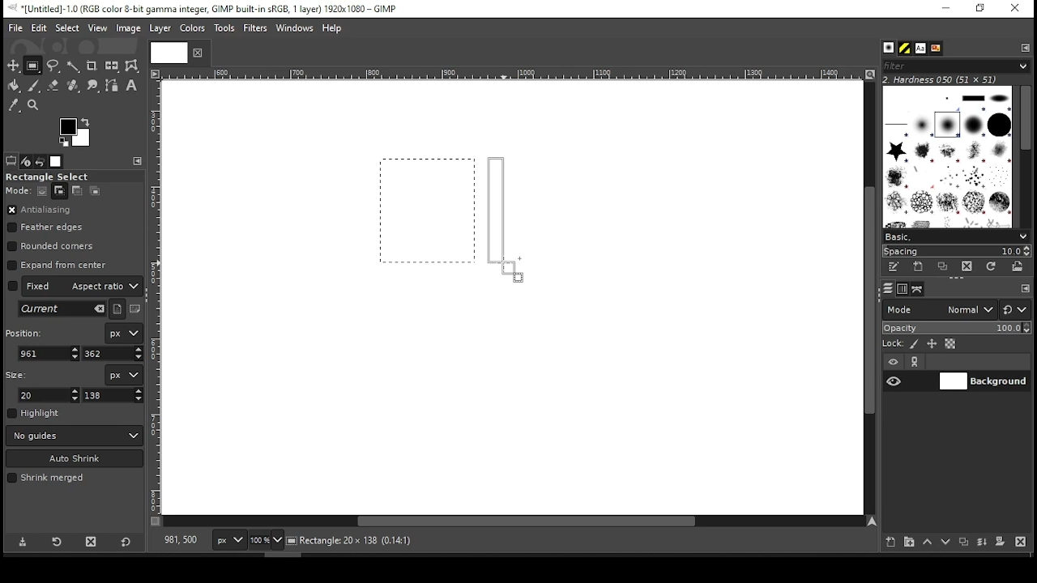 The width and height of the screenshot is (1037, 583). I want to click on lock size and positioning, so click(933, 344).